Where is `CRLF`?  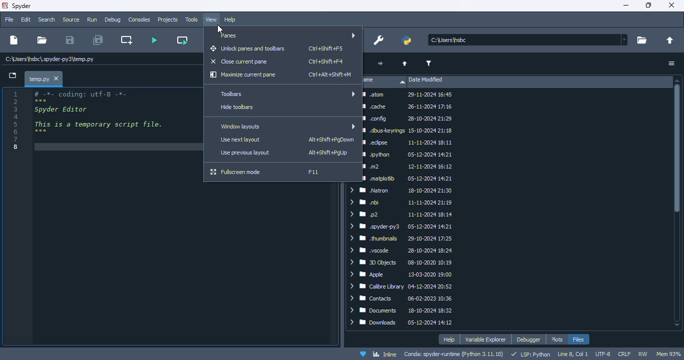 CRLF is located at coordinates (624, 353).